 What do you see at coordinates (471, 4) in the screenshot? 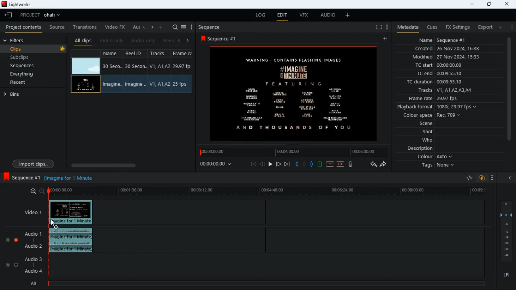
I see `minimize` at bounding box center [471, 4].